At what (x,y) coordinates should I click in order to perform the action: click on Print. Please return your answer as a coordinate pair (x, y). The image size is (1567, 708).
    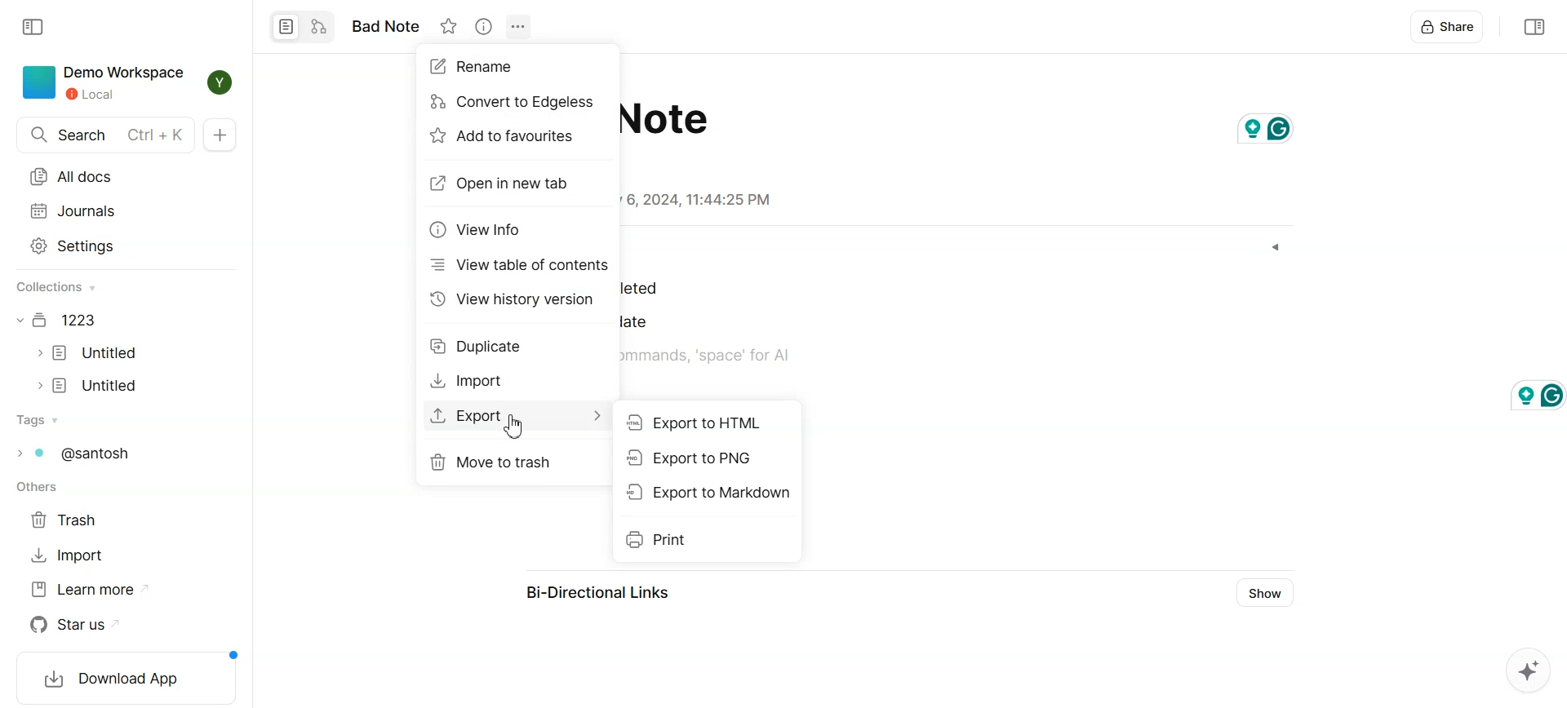
    Looking at the image, I should click on (707, 541).